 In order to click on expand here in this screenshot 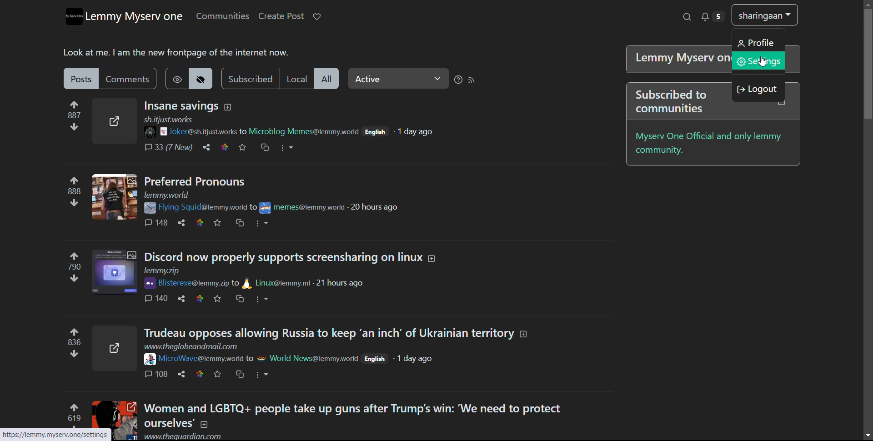, I will do `click(114, 349)`.